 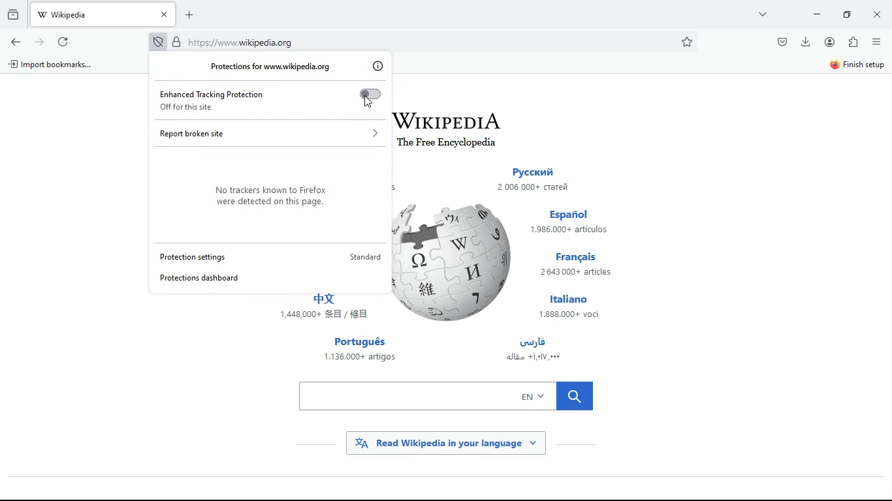 I want to click on profile, so click(x=829, y=42).